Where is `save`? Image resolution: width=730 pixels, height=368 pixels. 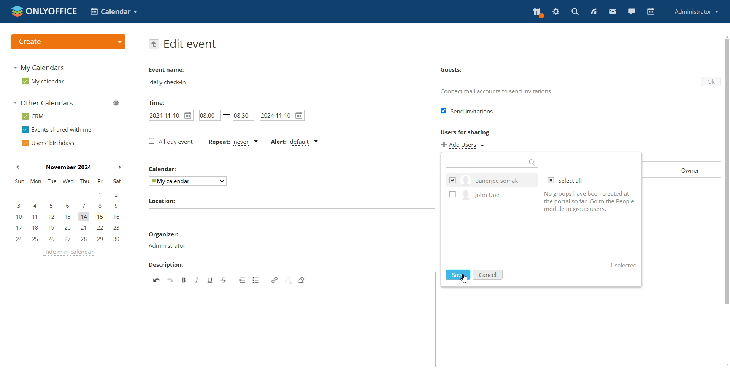 save is located at coordinates (459, 274).